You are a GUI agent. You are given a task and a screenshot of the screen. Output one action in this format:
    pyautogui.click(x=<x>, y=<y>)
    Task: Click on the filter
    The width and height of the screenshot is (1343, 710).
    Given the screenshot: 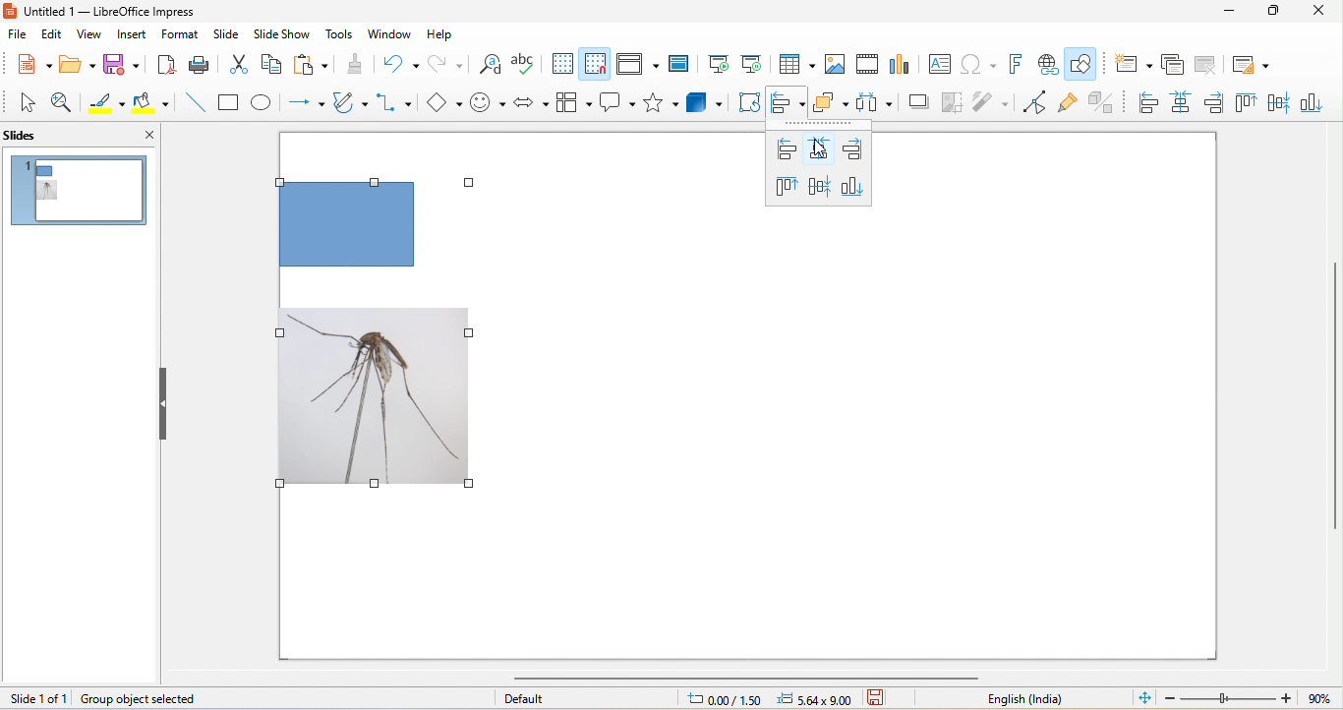 What is the action you would take?
    pyautogui.click(x=991, y=104)
    